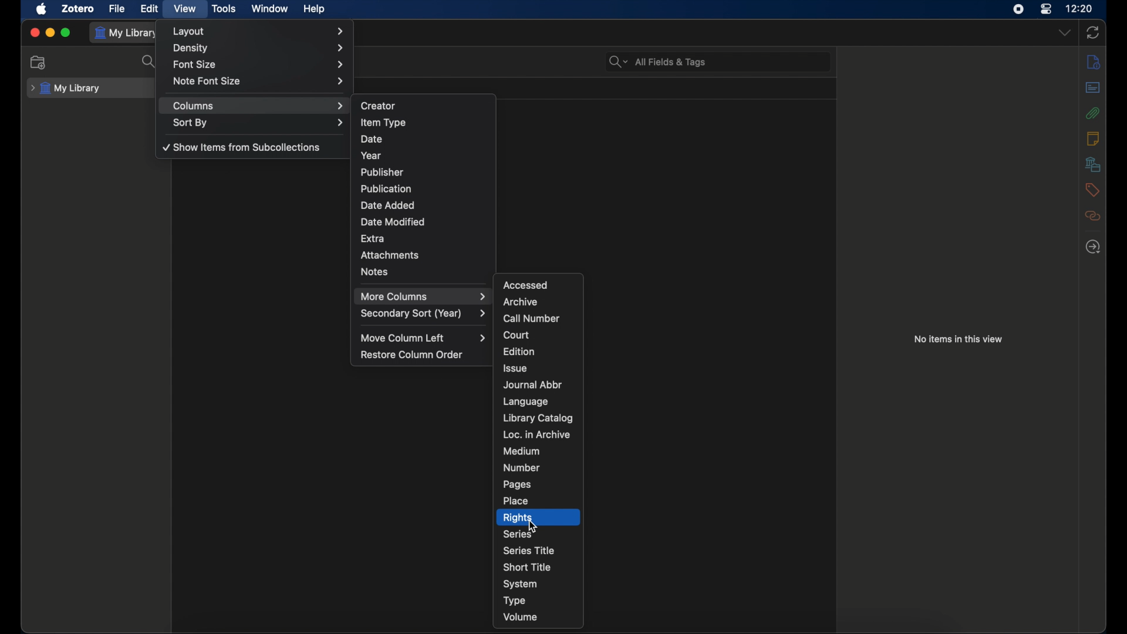 The width and height of the screenshot is (1127, 634). I want to click on medium, so click(521, 451).